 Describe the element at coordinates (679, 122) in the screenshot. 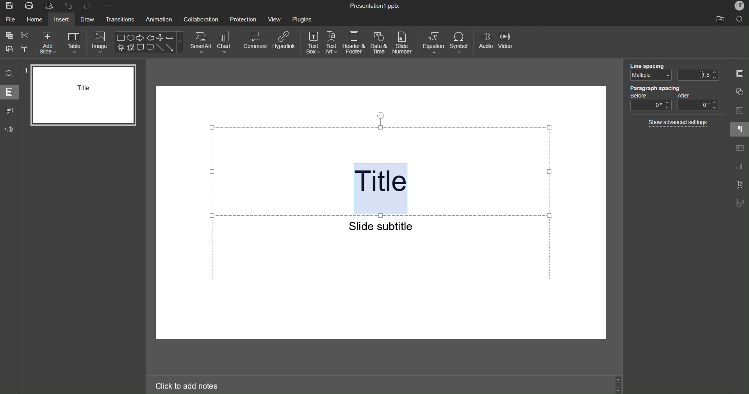

I see `Show advanced settings` at that location.